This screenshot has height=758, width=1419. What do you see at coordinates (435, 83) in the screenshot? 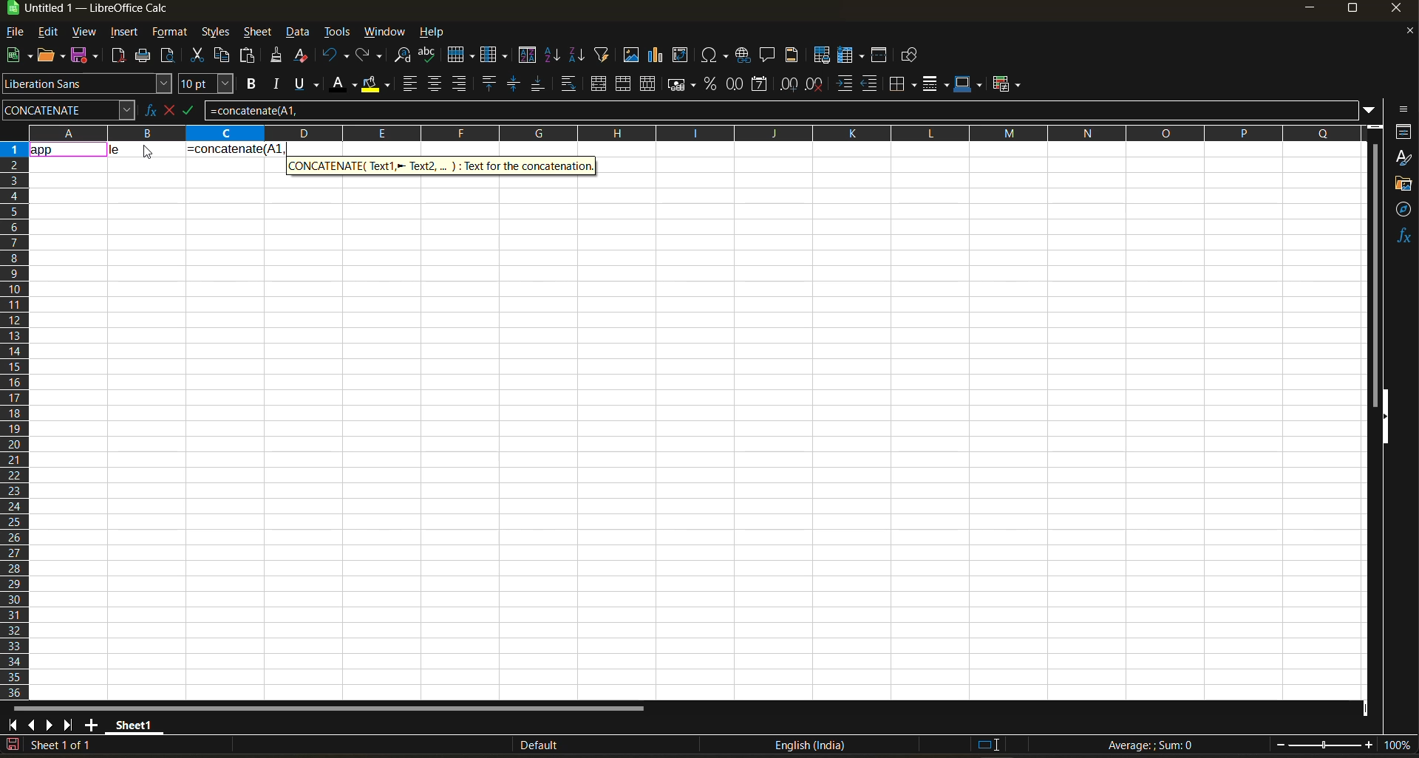
I see `align center` at bounding box center [435, 83].